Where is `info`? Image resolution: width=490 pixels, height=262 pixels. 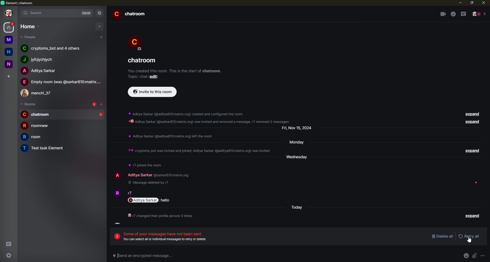
info is located at coordinates (172, 136).